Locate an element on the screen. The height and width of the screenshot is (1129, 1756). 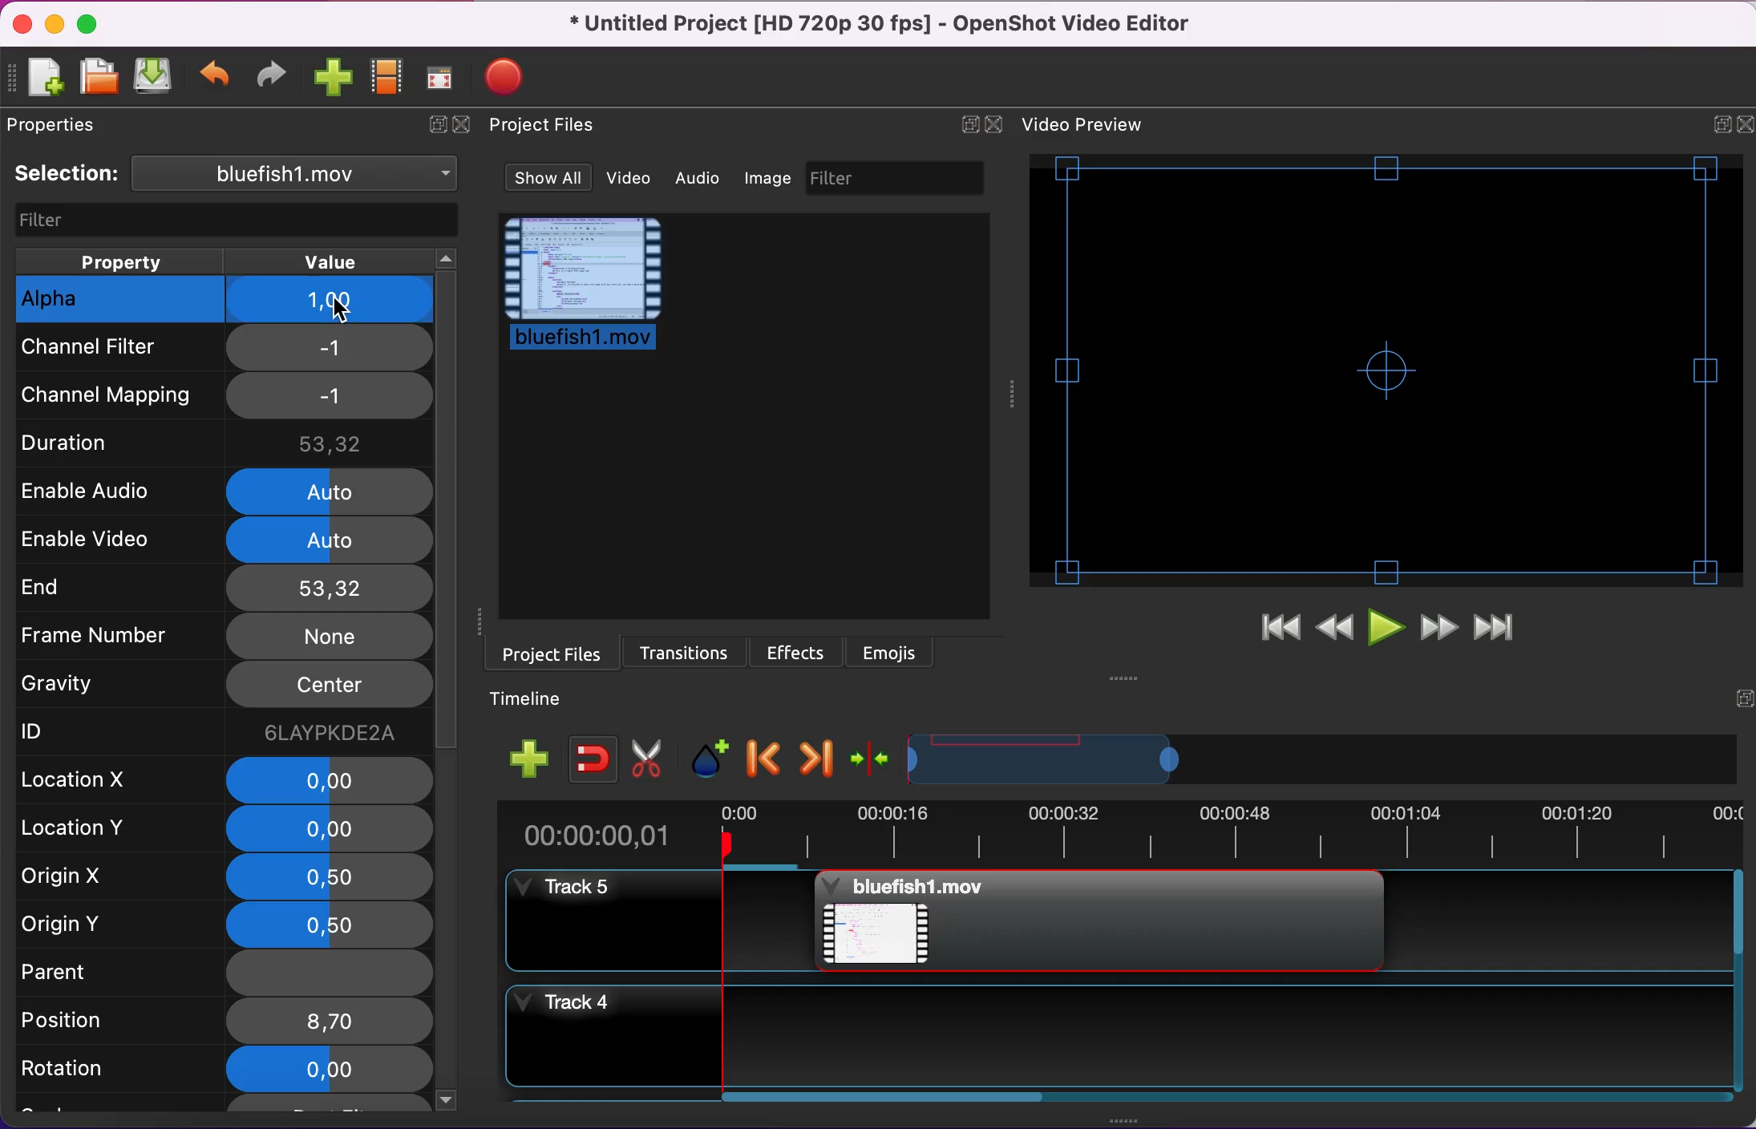
53,32 is located at coordinates (330, 443).